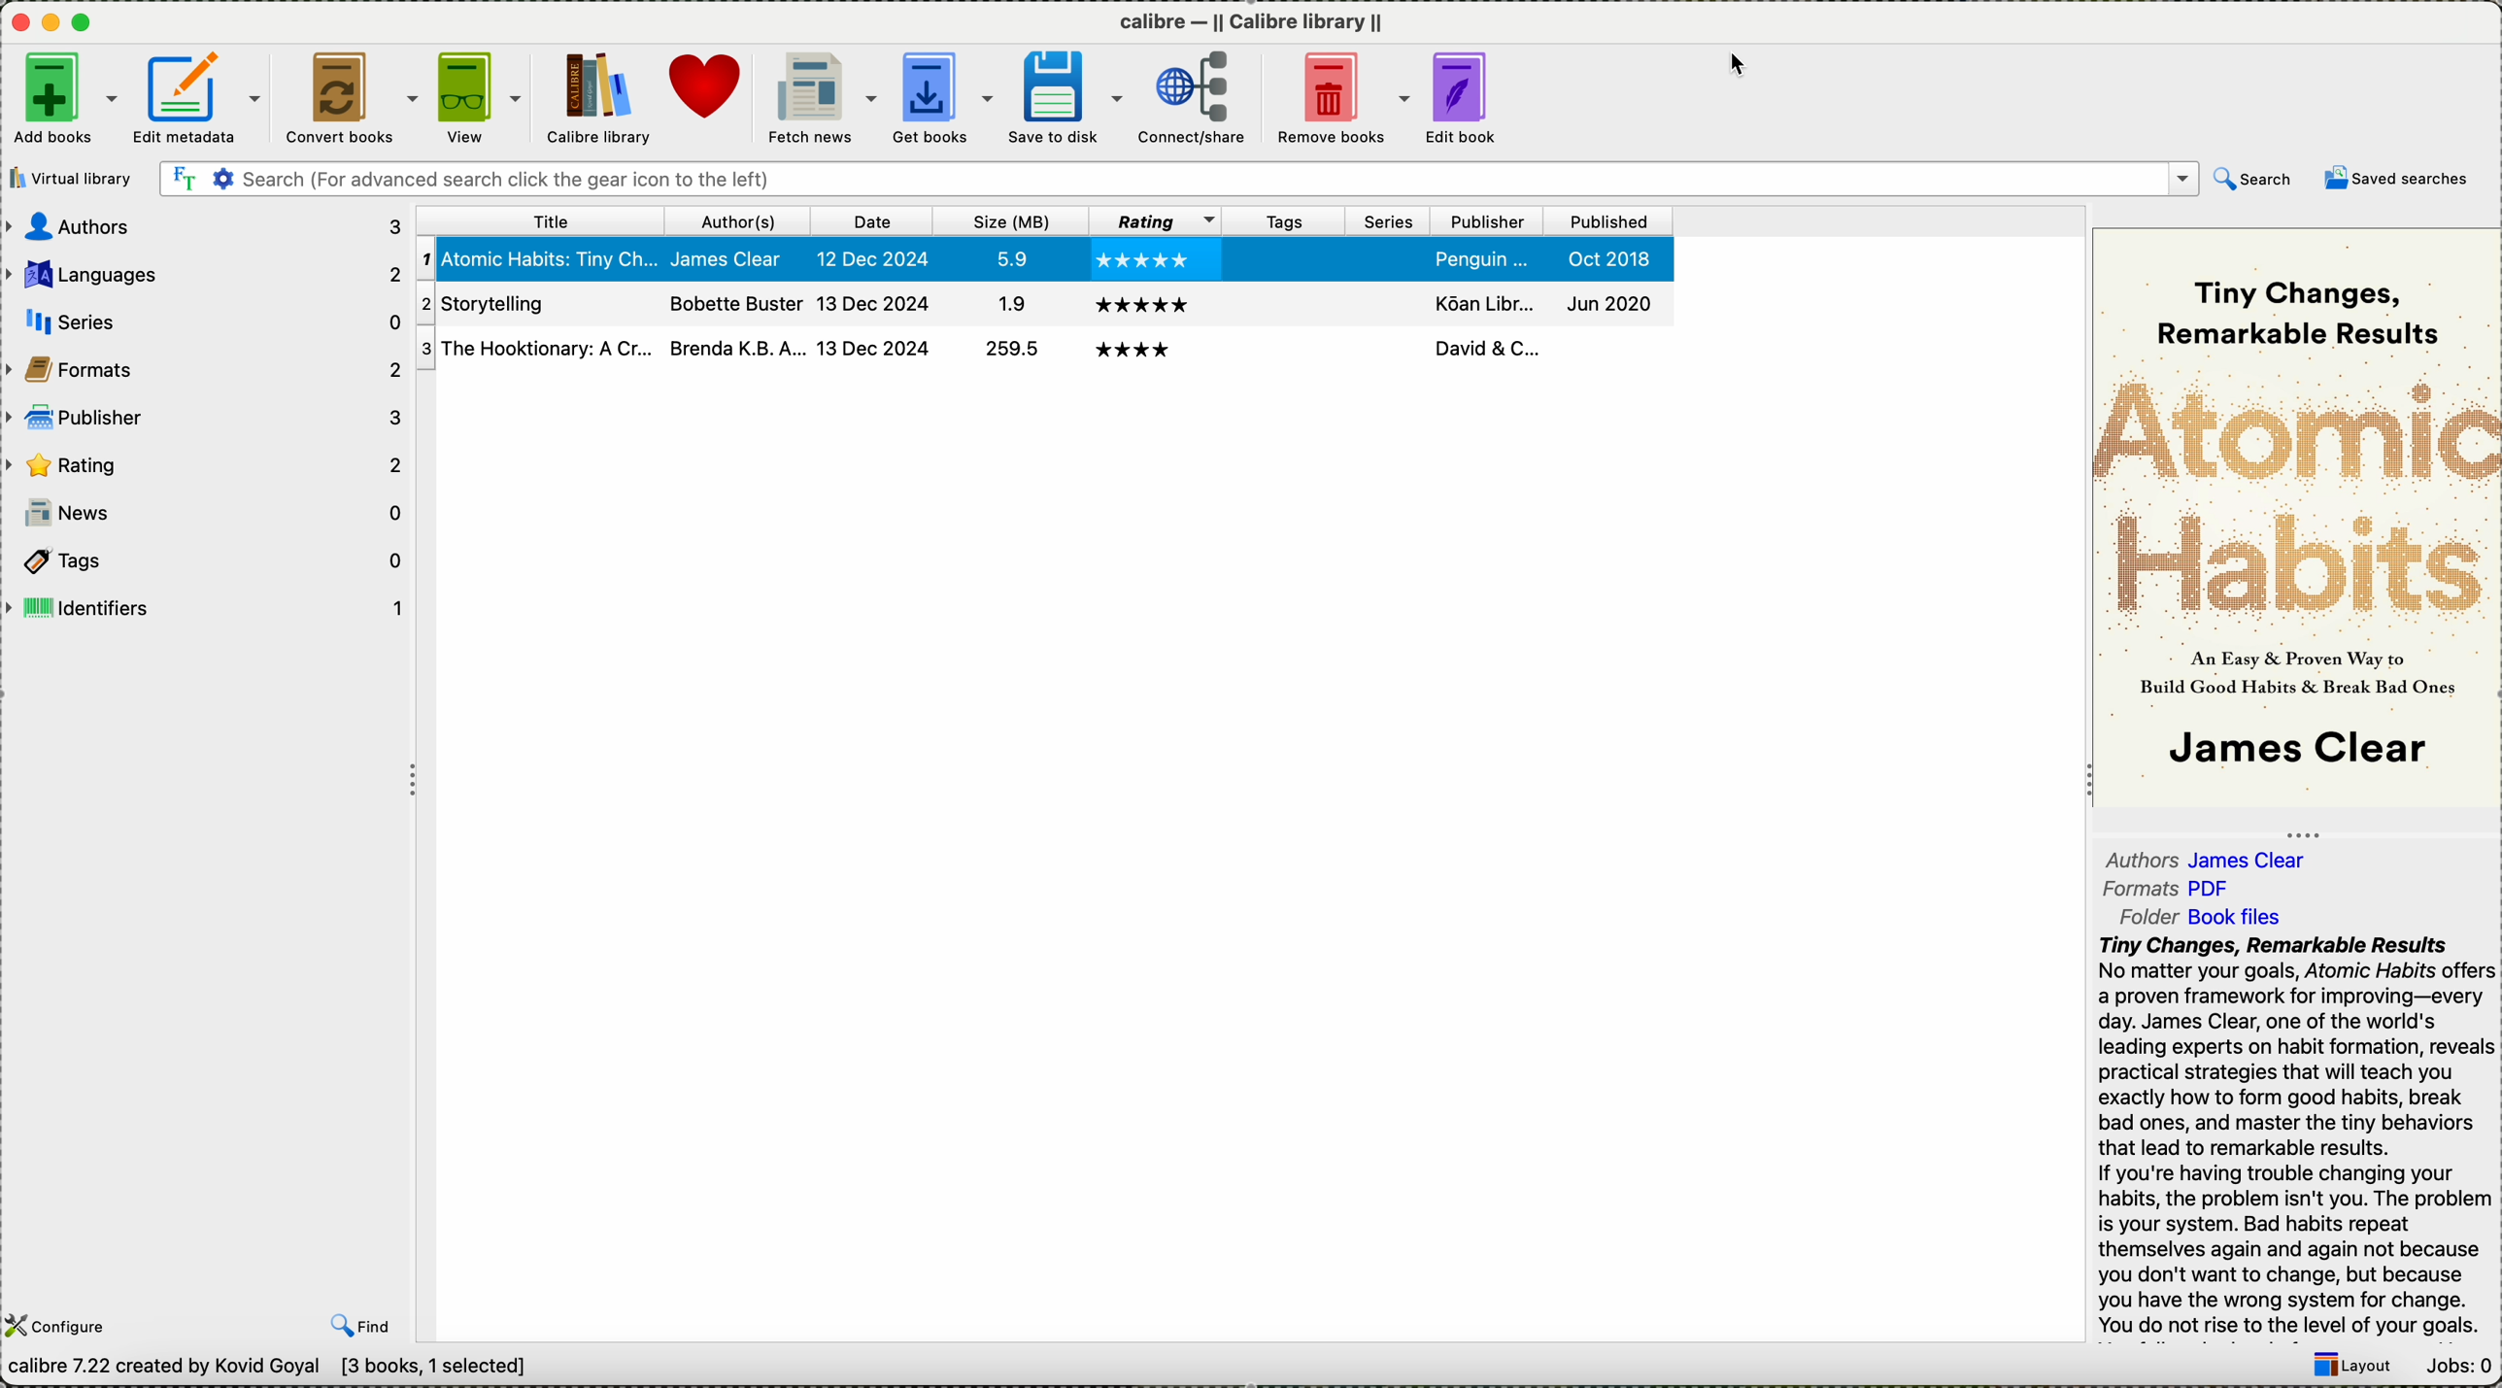  Describe the element at coordinates (1484, 348) in the screenshot. I see `koan libr...` at that location.